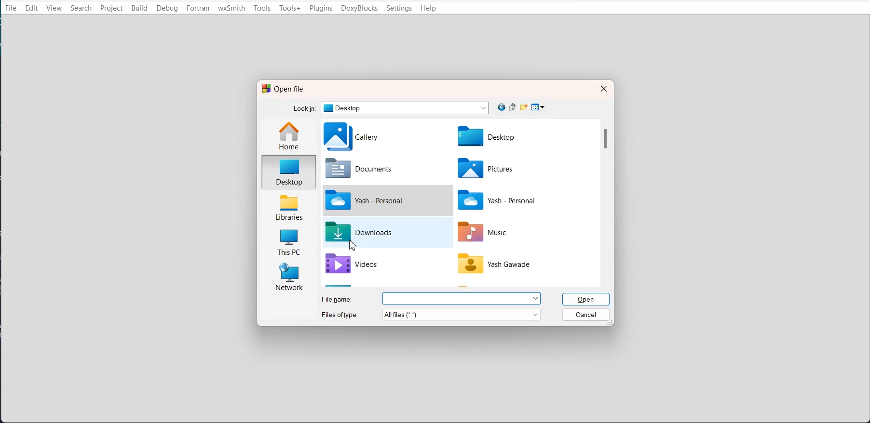  I want to click on Close, so click(602, 88).